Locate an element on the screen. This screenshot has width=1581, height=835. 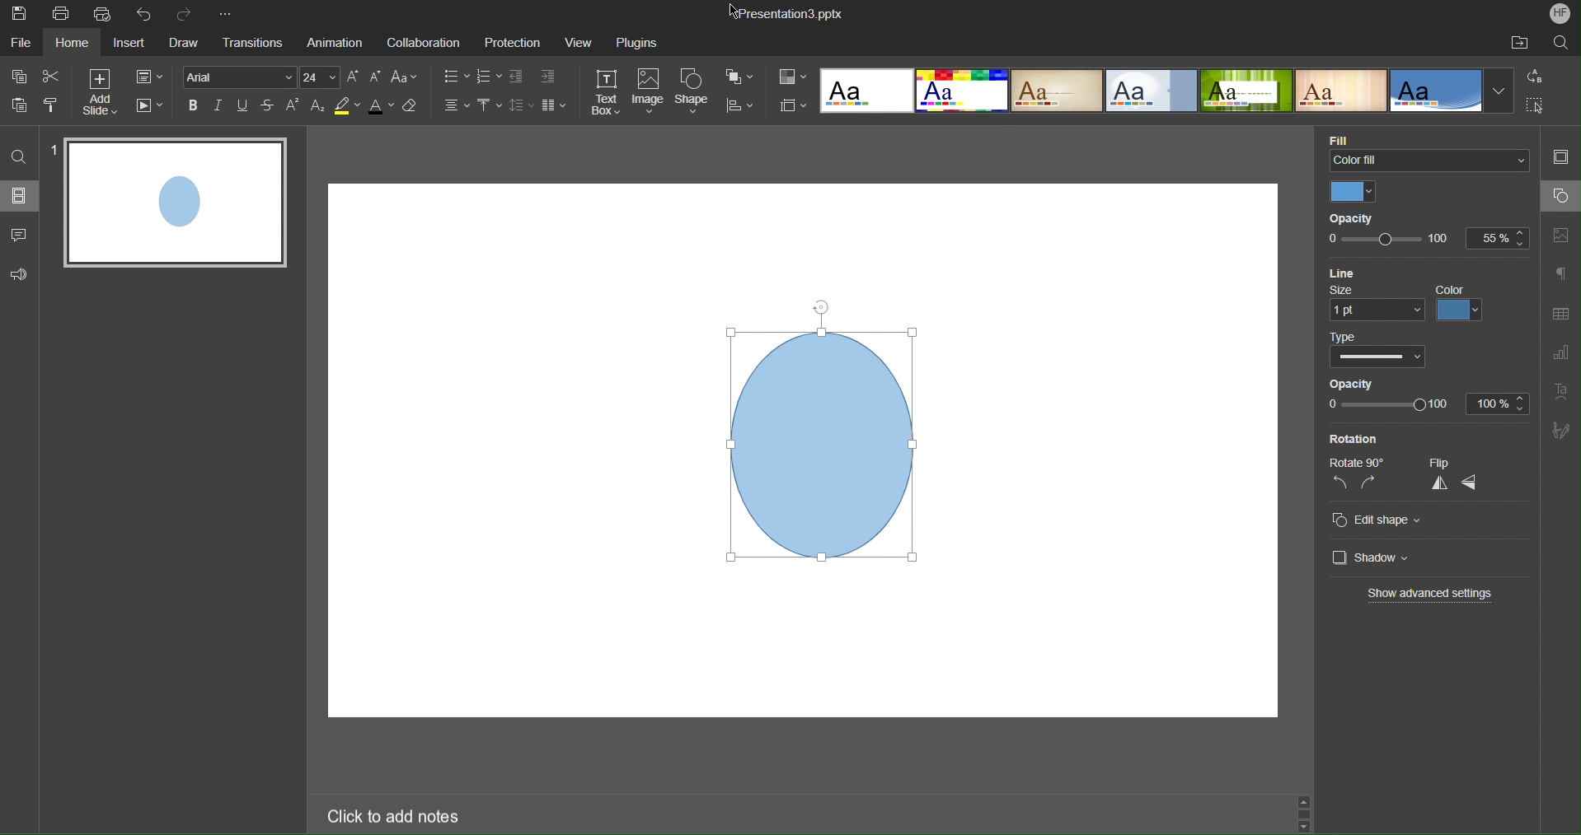
Collaboration is located at coordinates (423, 43).